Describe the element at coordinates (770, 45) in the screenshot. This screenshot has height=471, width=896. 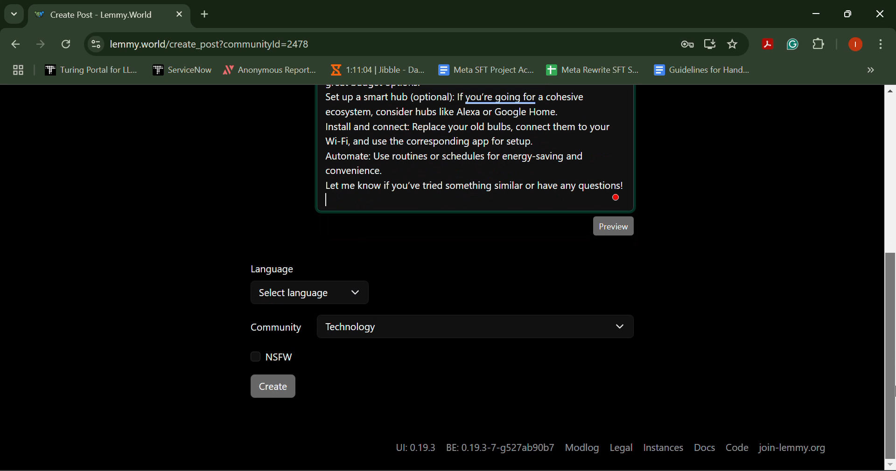
I see `Browser Extension` at that location.